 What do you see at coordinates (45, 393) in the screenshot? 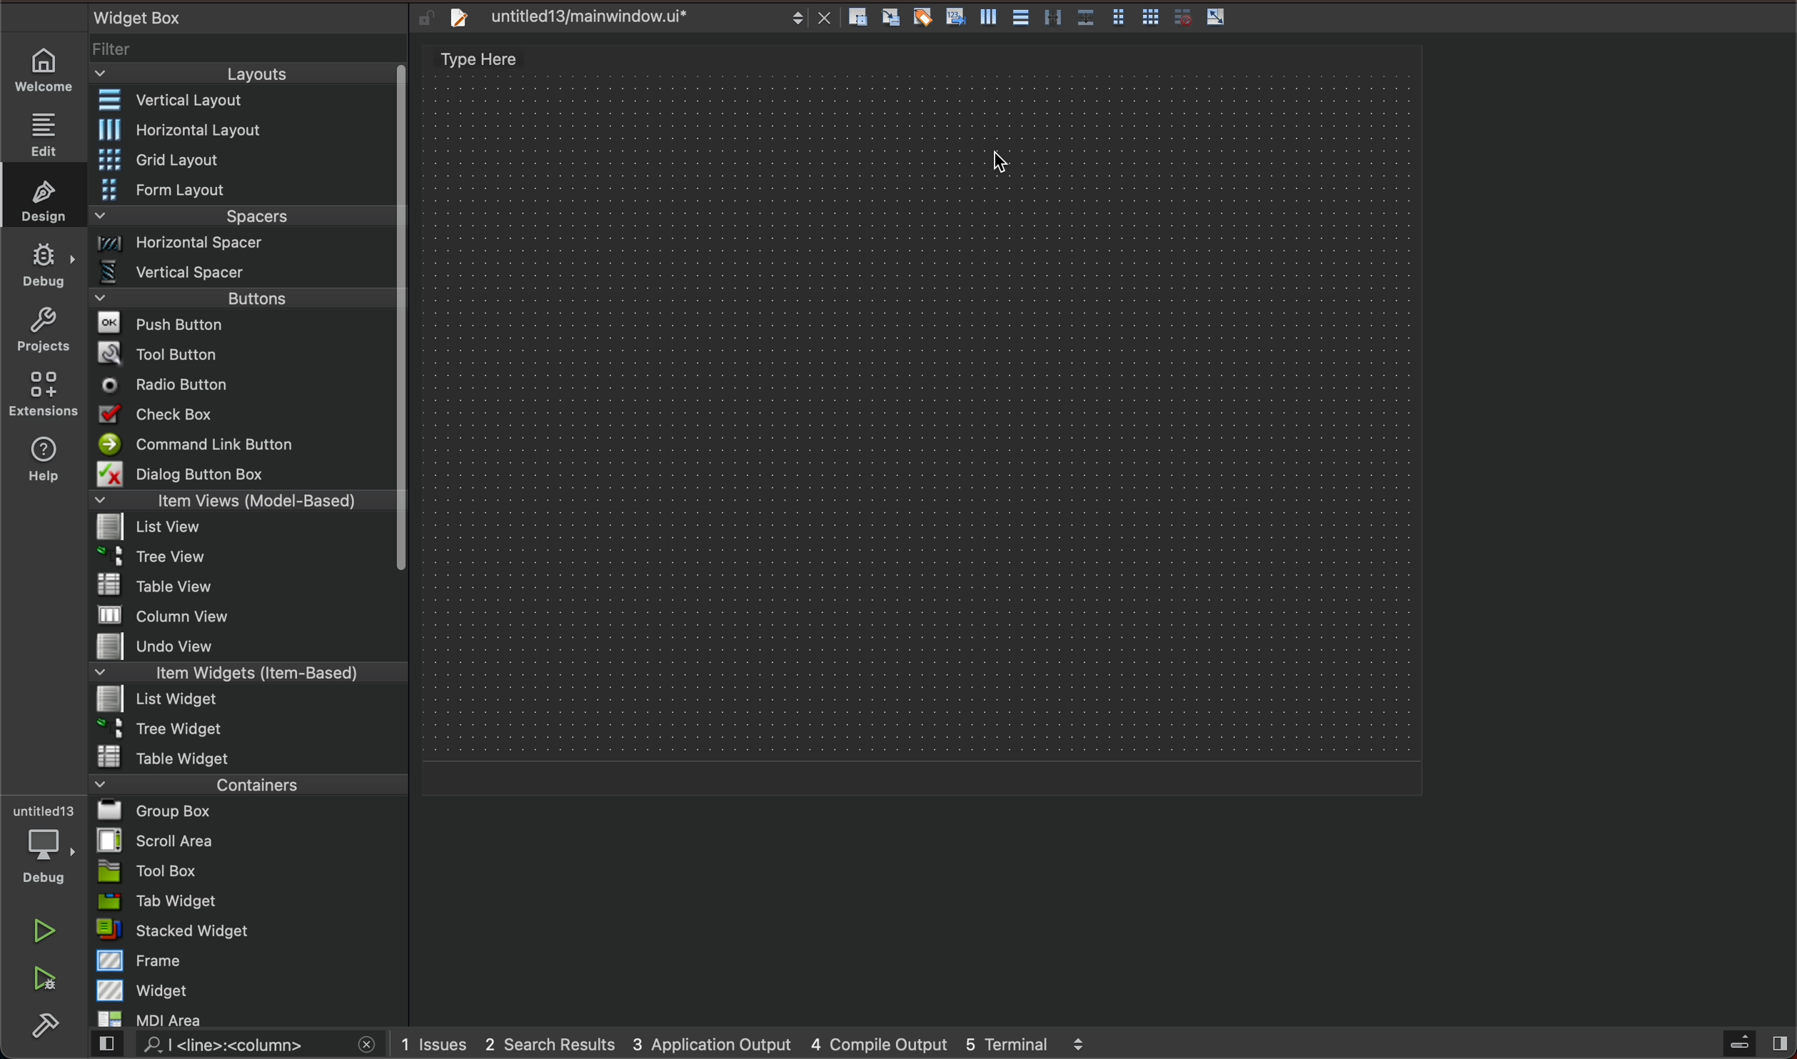
I see `extensions` at bounding box center [45, 393].